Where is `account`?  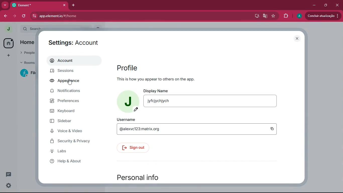 account is located at coordinates (73, 60).